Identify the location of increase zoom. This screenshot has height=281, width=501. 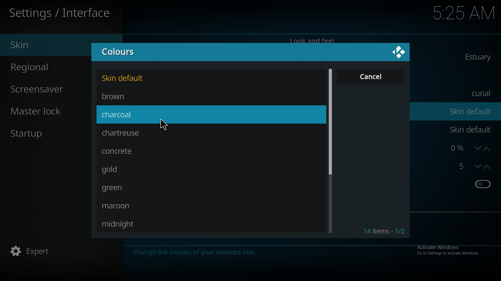
(487, 148).